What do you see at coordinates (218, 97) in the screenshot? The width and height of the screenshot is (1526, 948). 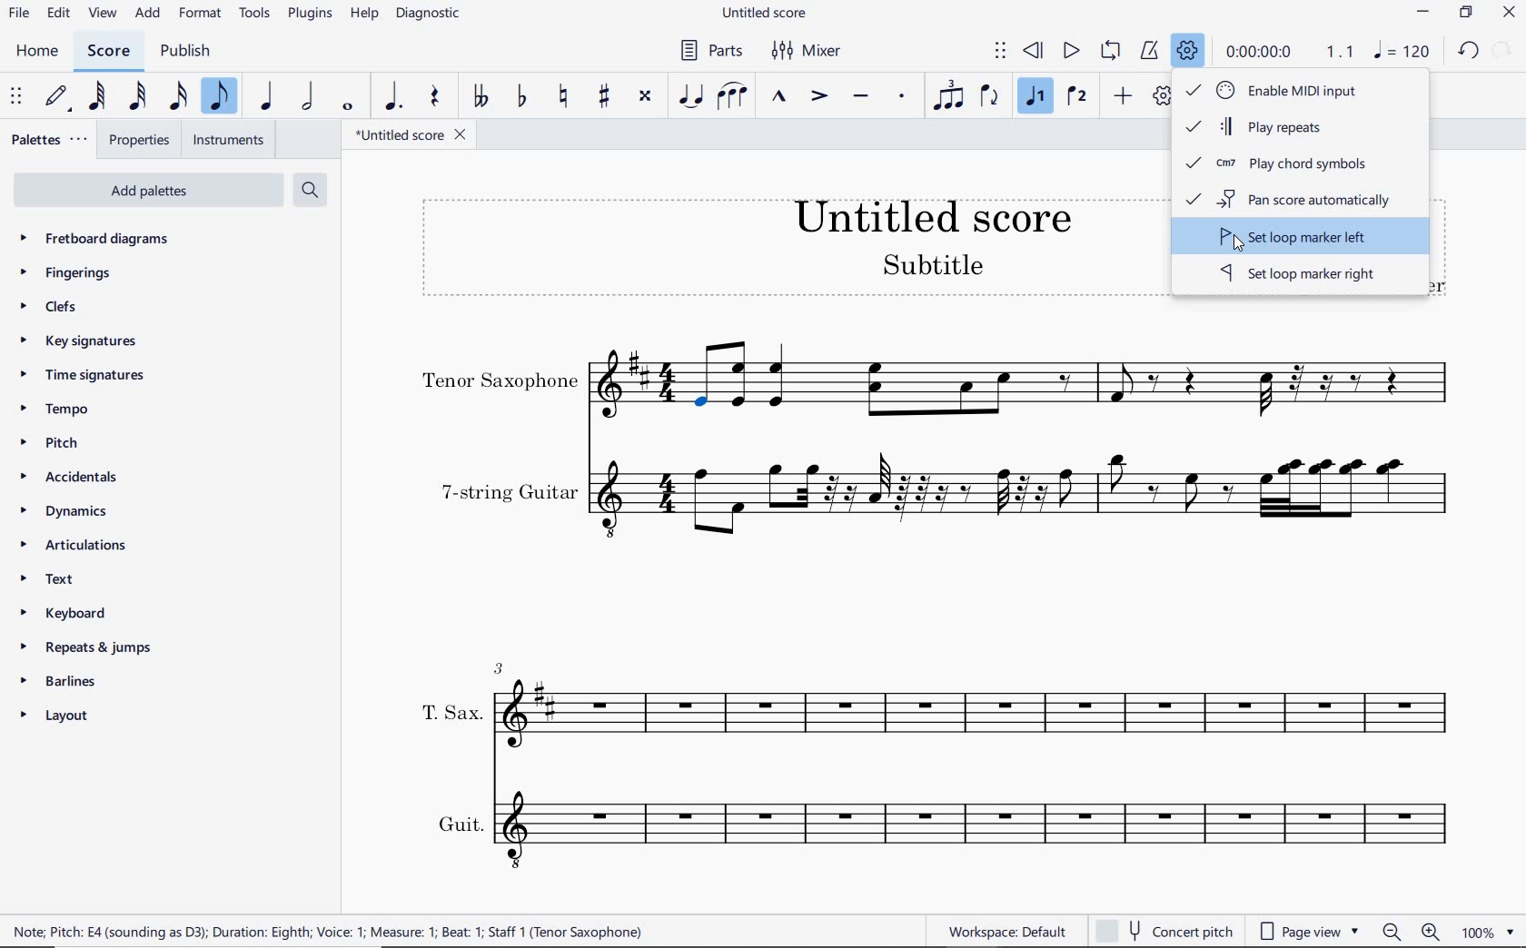 I see `EIGHTH NOTE` at bounding box center [218, 97].